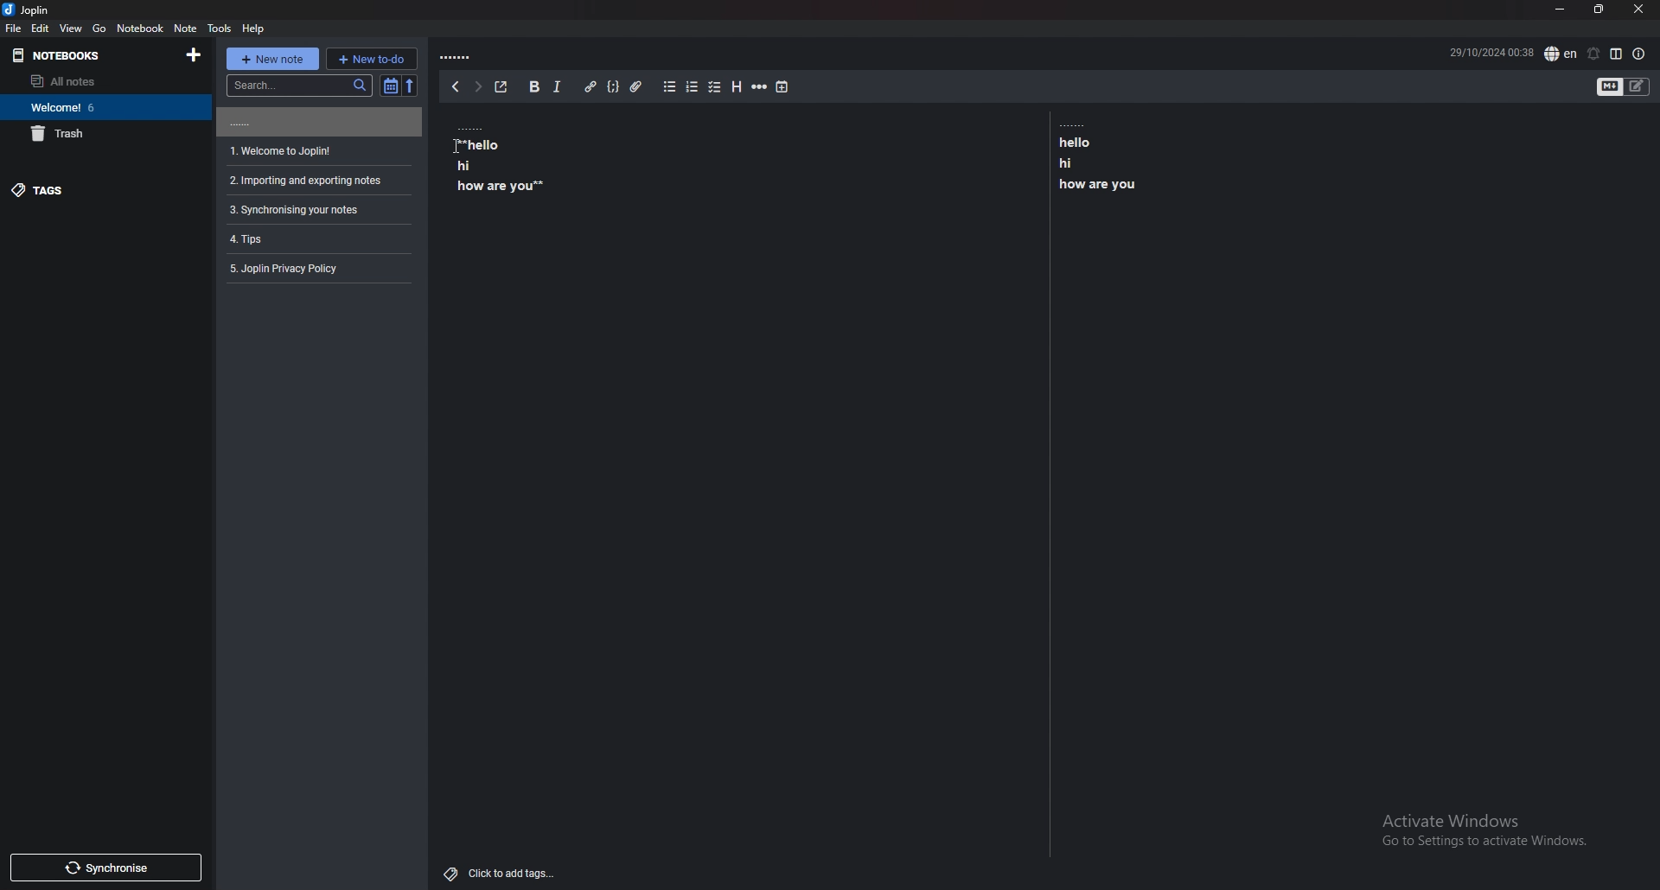  Describe the element at coordinates (91, 55) in the screenshot. I see `notebooks` at that location.